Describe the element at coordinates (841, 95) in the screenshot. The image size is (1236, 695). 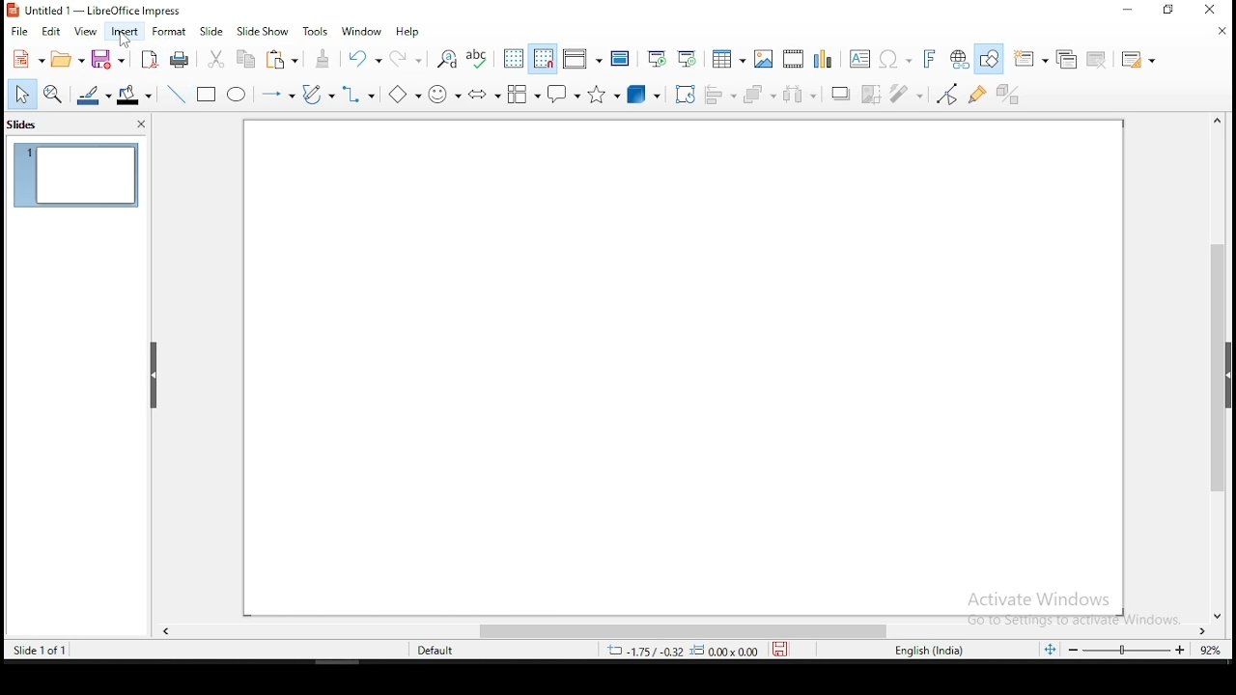
I see `shadow` at that location.